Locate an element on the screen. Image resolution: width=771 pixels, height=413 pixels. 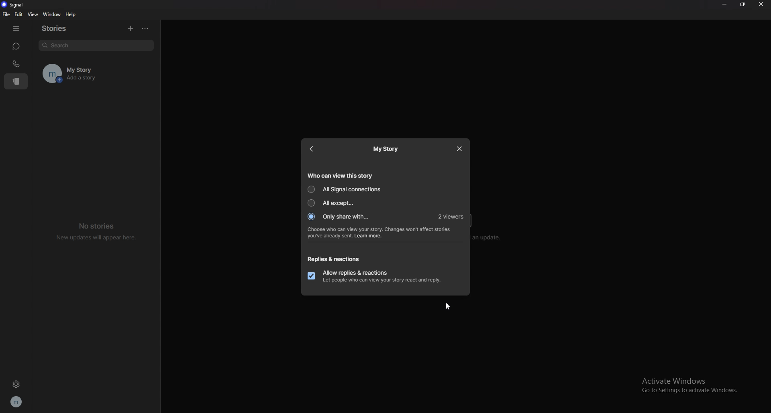
my story is located at coordinates (386, 149).